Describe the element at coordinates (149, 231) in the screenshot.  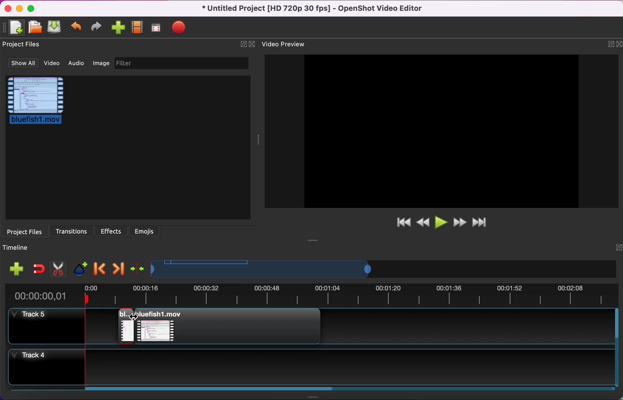
I see `emojis` at that location.